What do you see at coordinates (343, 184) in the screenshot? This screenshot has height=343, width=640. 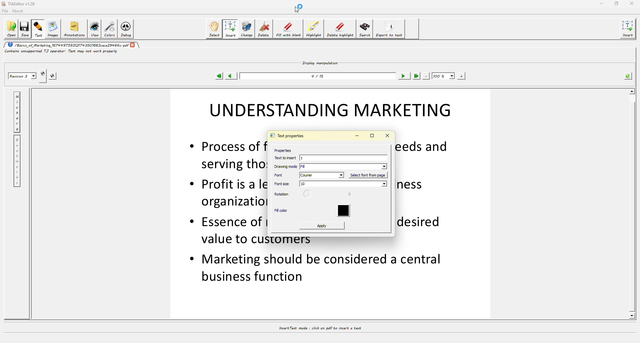 I see `size` at bounding box center [343, 184].